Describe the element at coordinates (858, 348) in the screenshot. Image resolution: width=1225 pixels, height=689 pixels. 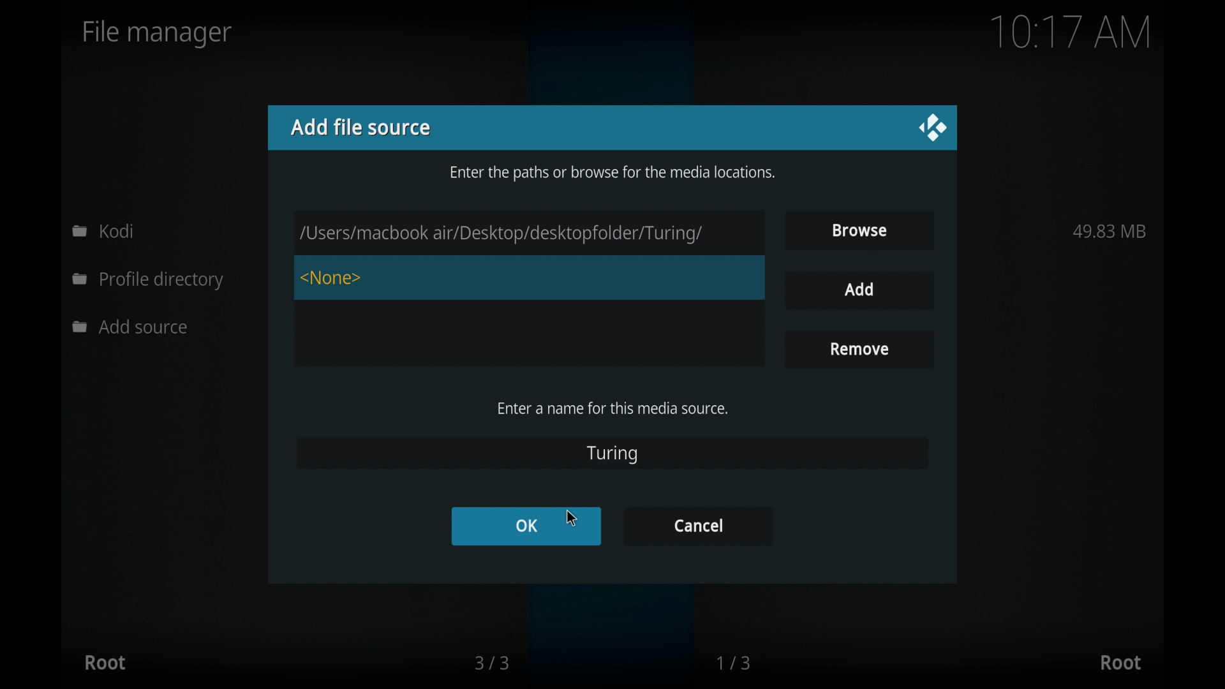
I see `remove` at that location.